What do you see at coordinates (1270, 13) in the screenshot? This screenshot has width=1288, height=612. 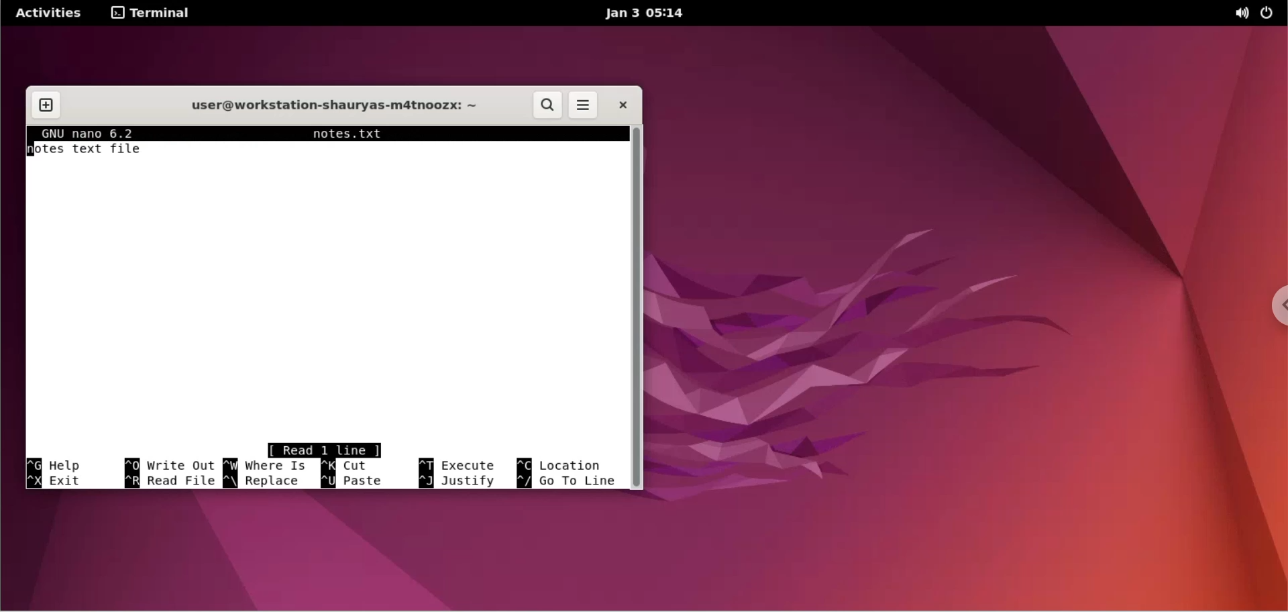 I see `power options` at bounding box center [1270, 13].